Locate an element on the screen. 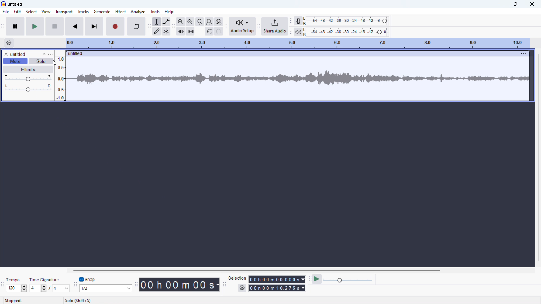 Image resolution: width=541 pixels, height=304 pixels. recording meter is located at coordinates (299, 21).